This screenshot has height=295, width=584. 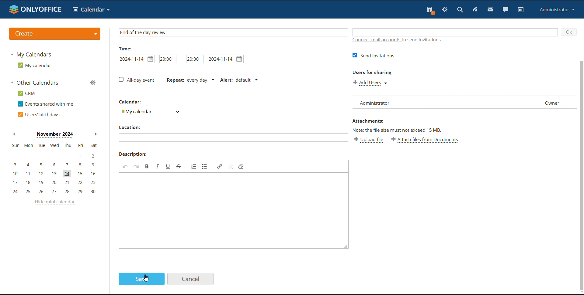 I want to click on crm, so click(x=27, y=93).